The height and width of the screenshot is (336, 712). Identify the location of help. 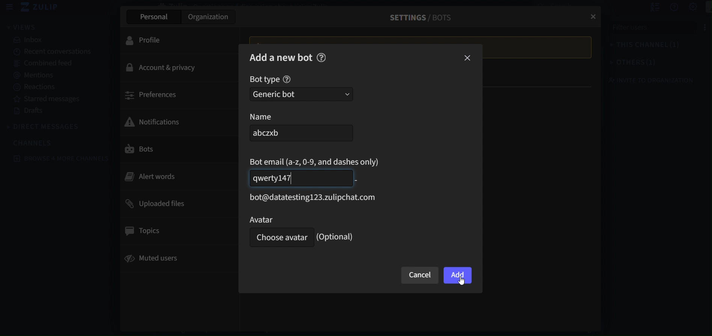
(287, 80).